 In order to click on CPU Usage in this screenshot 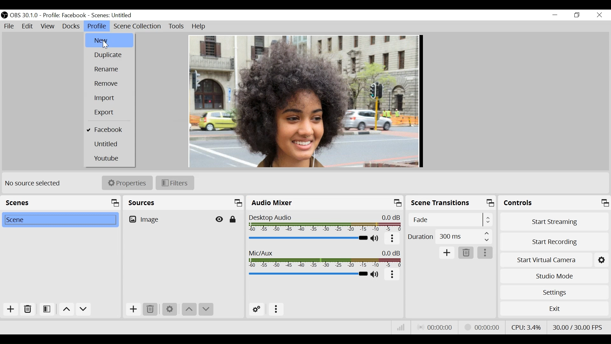, I will do `click(527, 326)`.